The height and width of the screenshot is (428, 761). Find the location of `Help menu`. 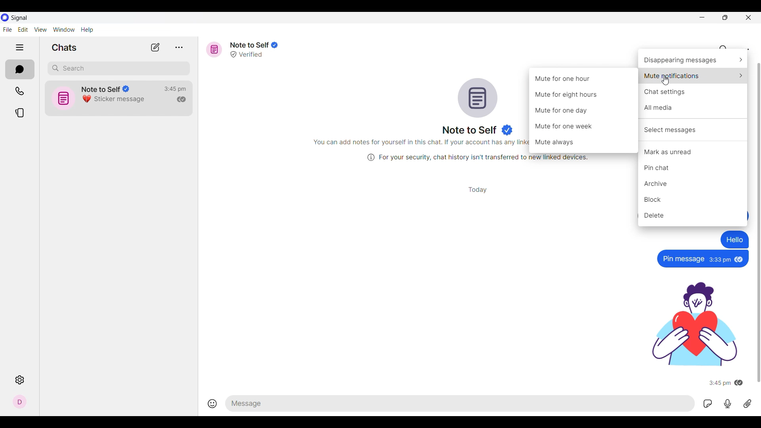

Help menu is located at coordinates (87, 30).